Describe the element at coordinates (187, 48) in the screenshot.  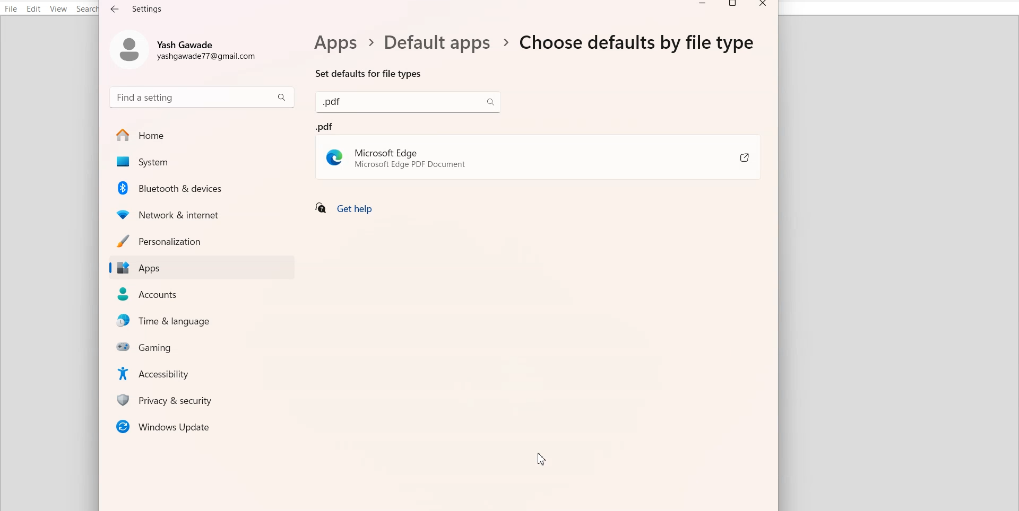
I see `Account` at that location.